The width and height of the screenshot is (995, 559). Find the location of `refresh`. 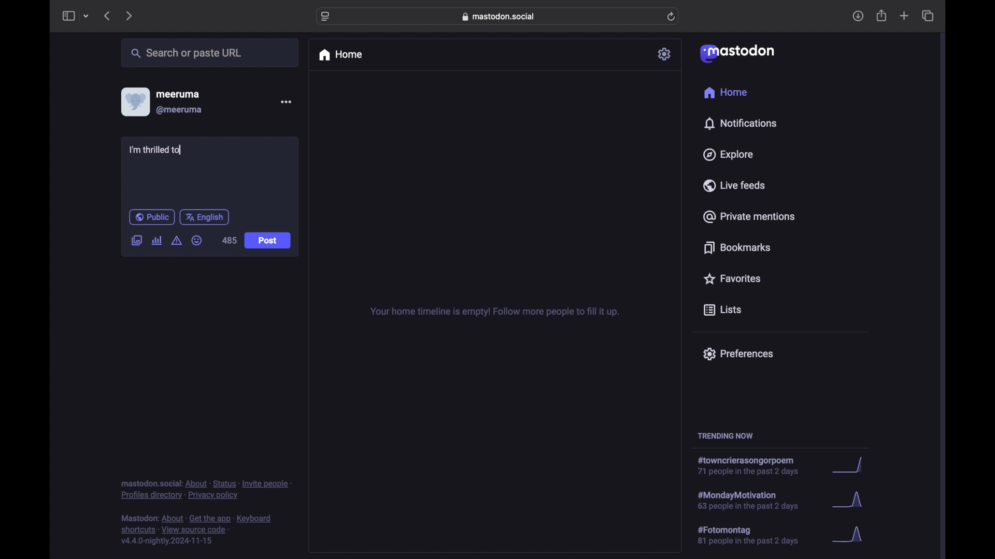

refresh is located at coordinates (671, 17).